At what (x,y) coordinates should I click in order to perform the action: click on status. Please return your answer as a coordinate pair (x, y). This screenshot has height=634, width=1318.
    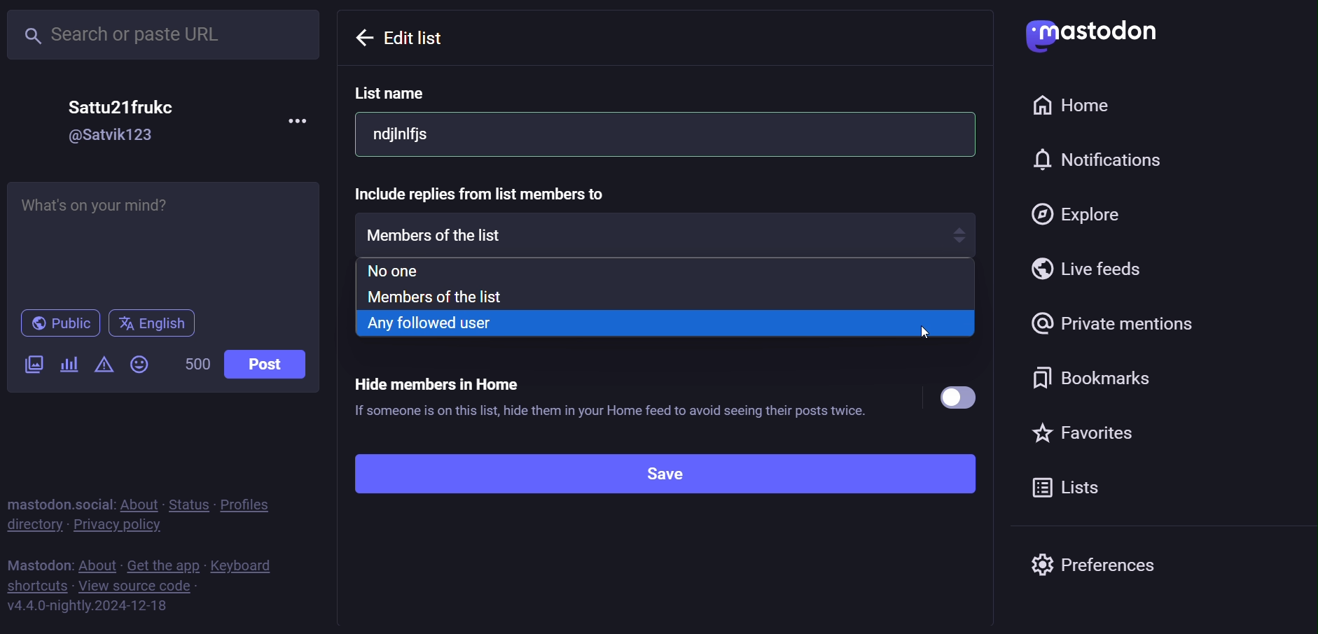
    Looking at the image, I should click on (188, 502).